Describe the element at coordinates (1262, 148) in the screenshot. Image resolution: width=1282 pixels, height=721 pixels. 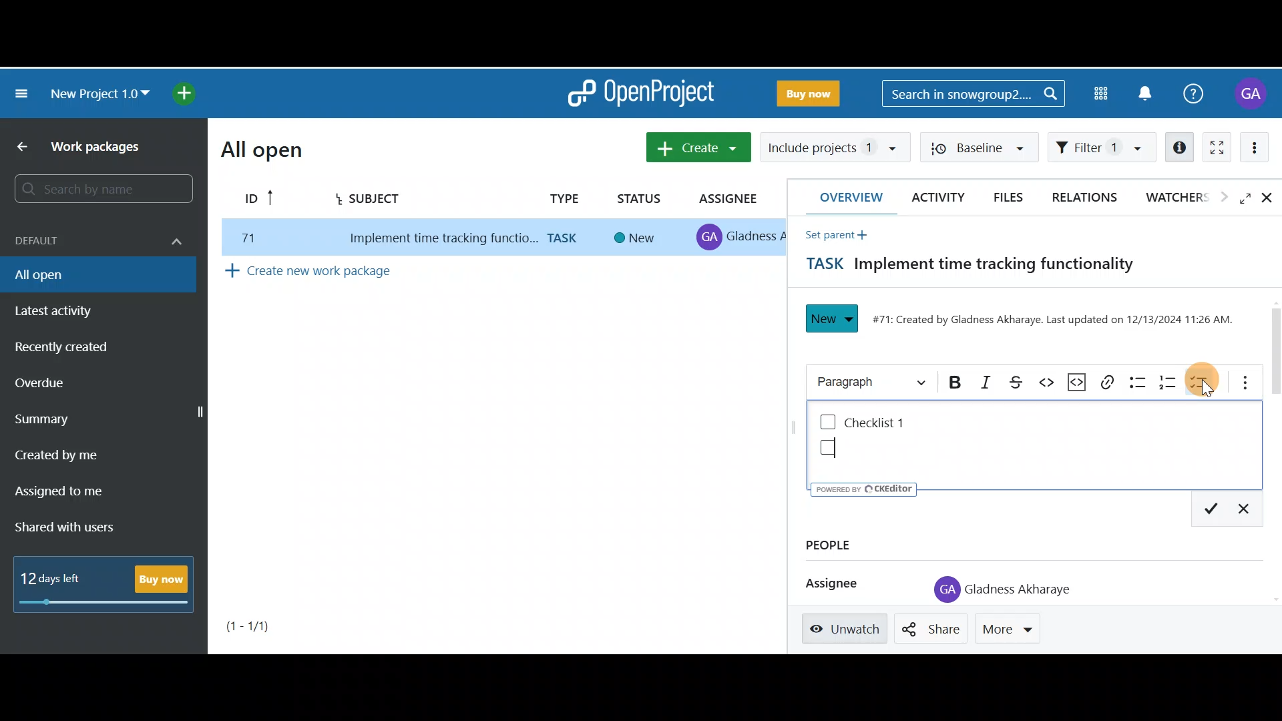
I see `More actions` at that location.